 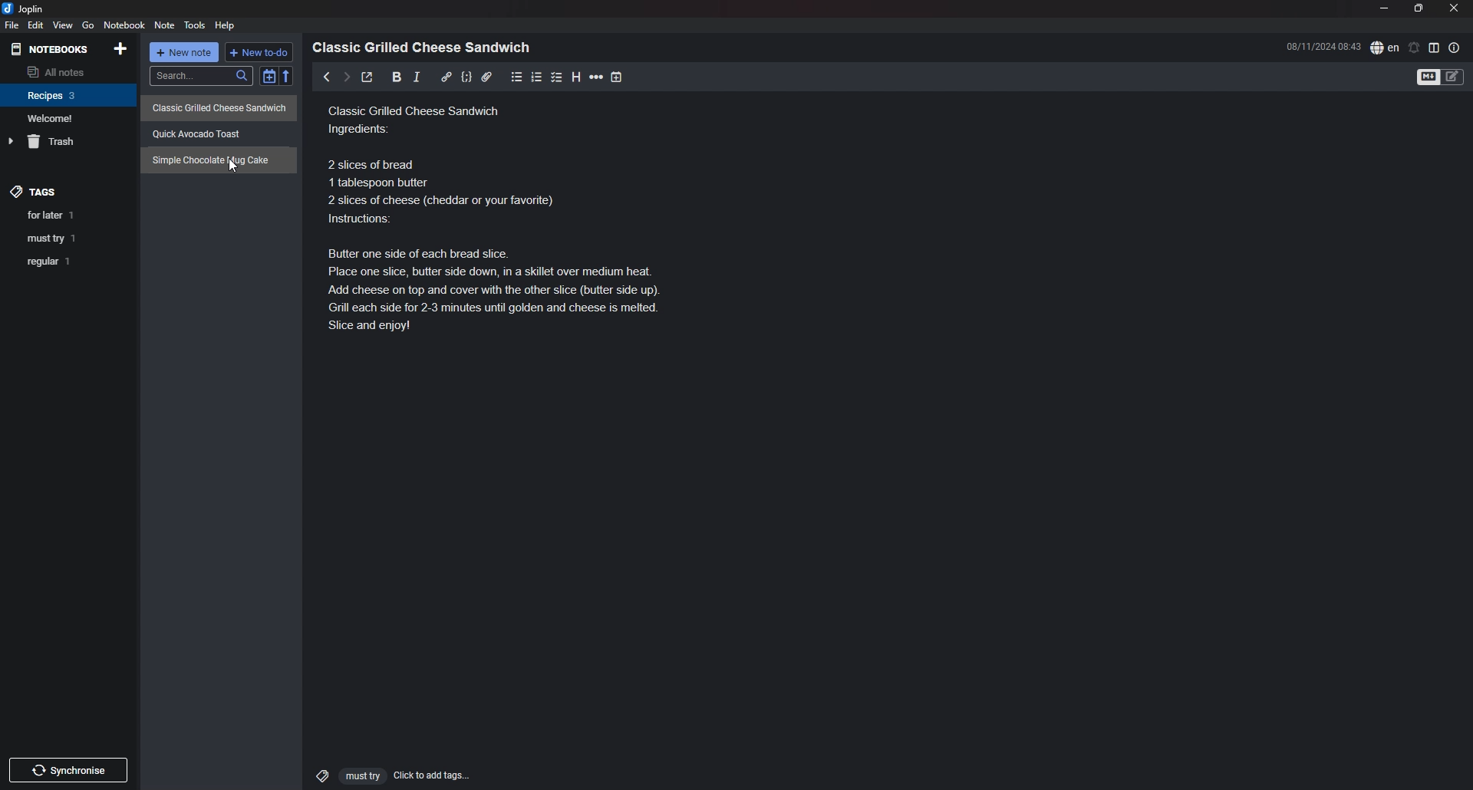 I want to click on Classic grilled cheese sandwich ingredients, so click(x=509, y=219).